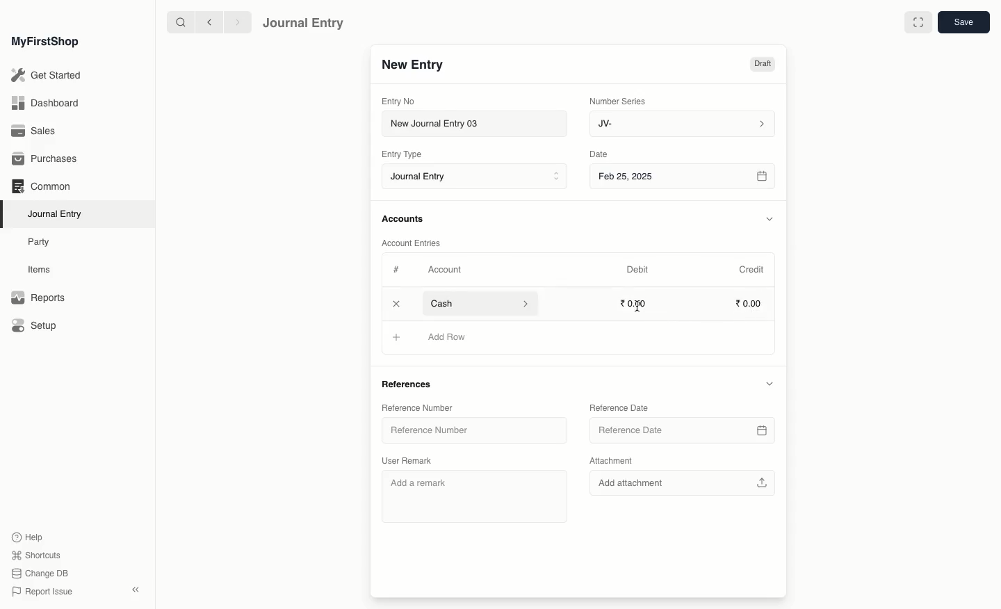  Describe the element at coordinates (34, 132) in the screenshot. I see `Sales` at that location.